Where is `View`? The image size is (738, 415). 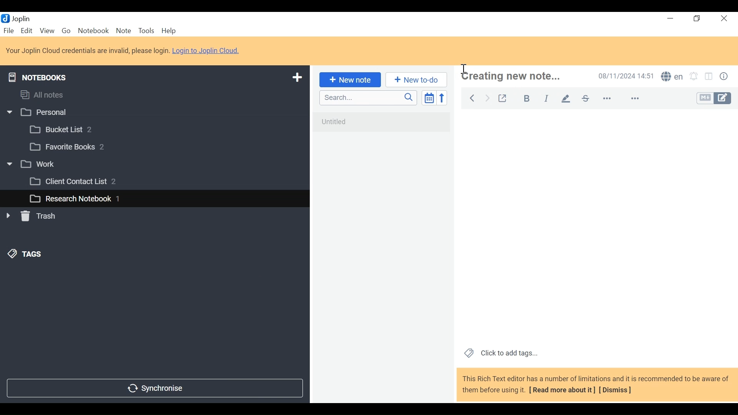 View is located at coordinates (47, 30).